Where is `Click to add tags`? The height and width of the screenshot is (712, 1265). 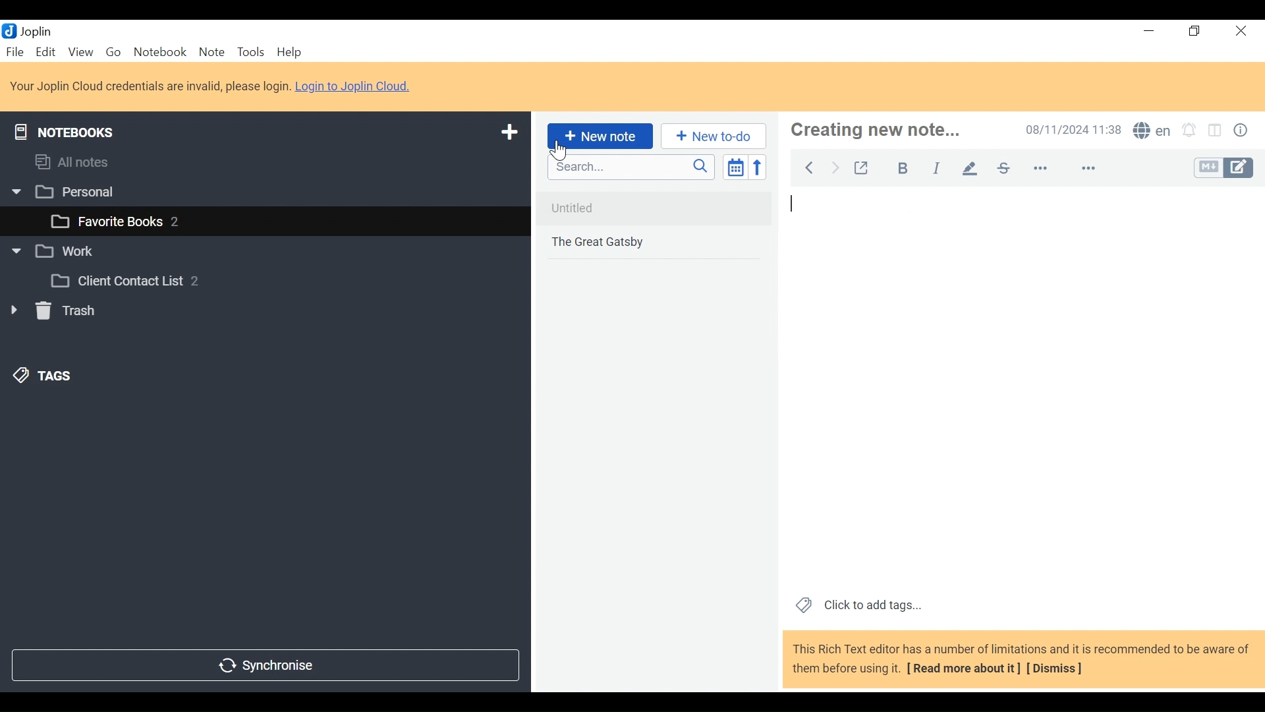
Click to add tags is located at coordinates (860, 606).